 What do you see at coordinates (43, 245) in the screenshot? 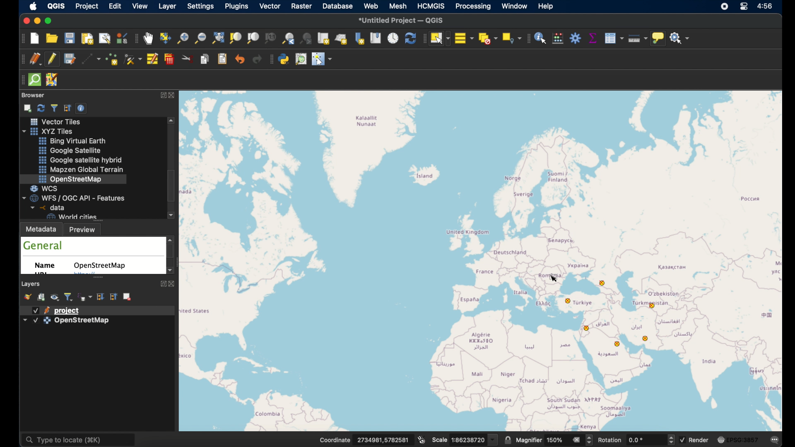
I see `general` at bounding box center [43, 245].